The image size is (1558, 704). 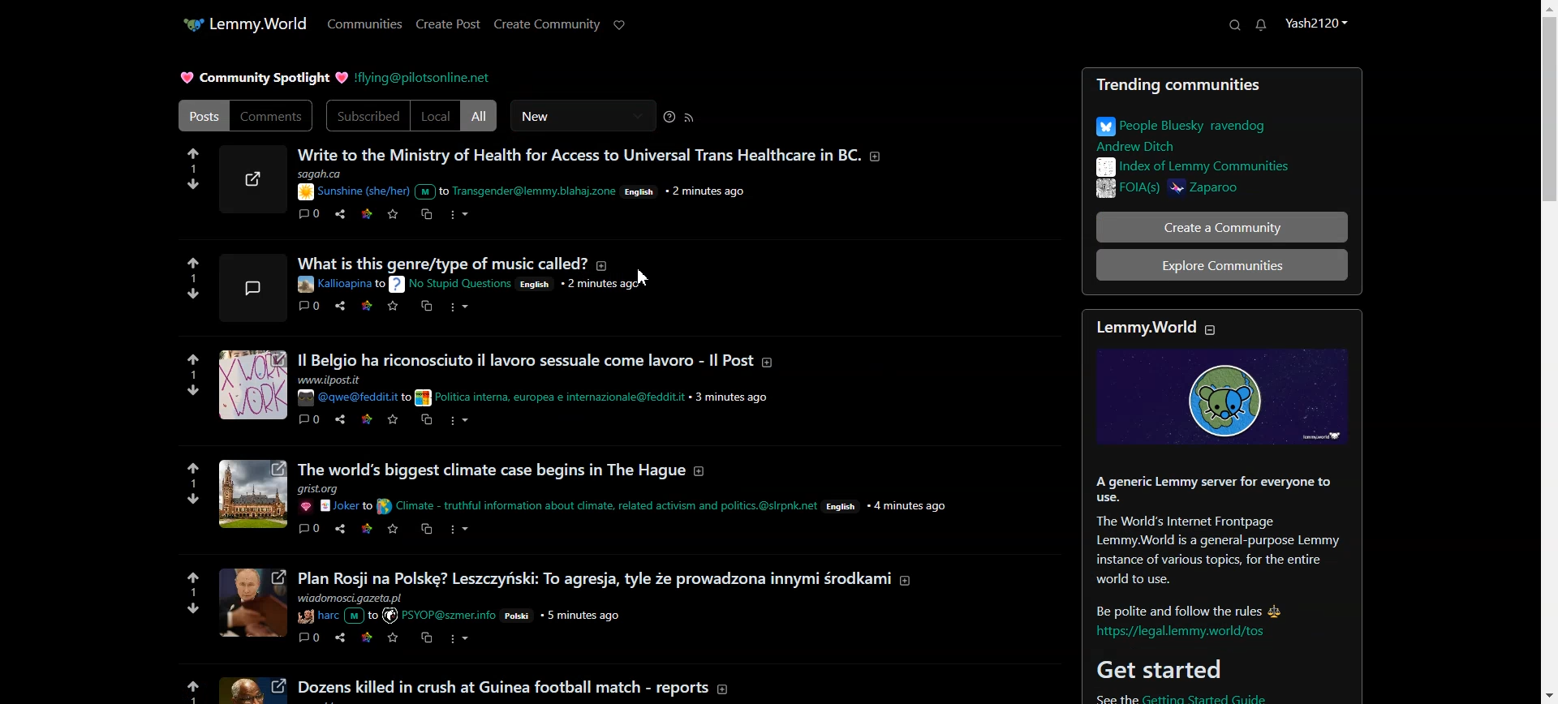 What do you see at coordinates (459, 538) in the screenshot?
I see `more` at bounding box center [459, 538].